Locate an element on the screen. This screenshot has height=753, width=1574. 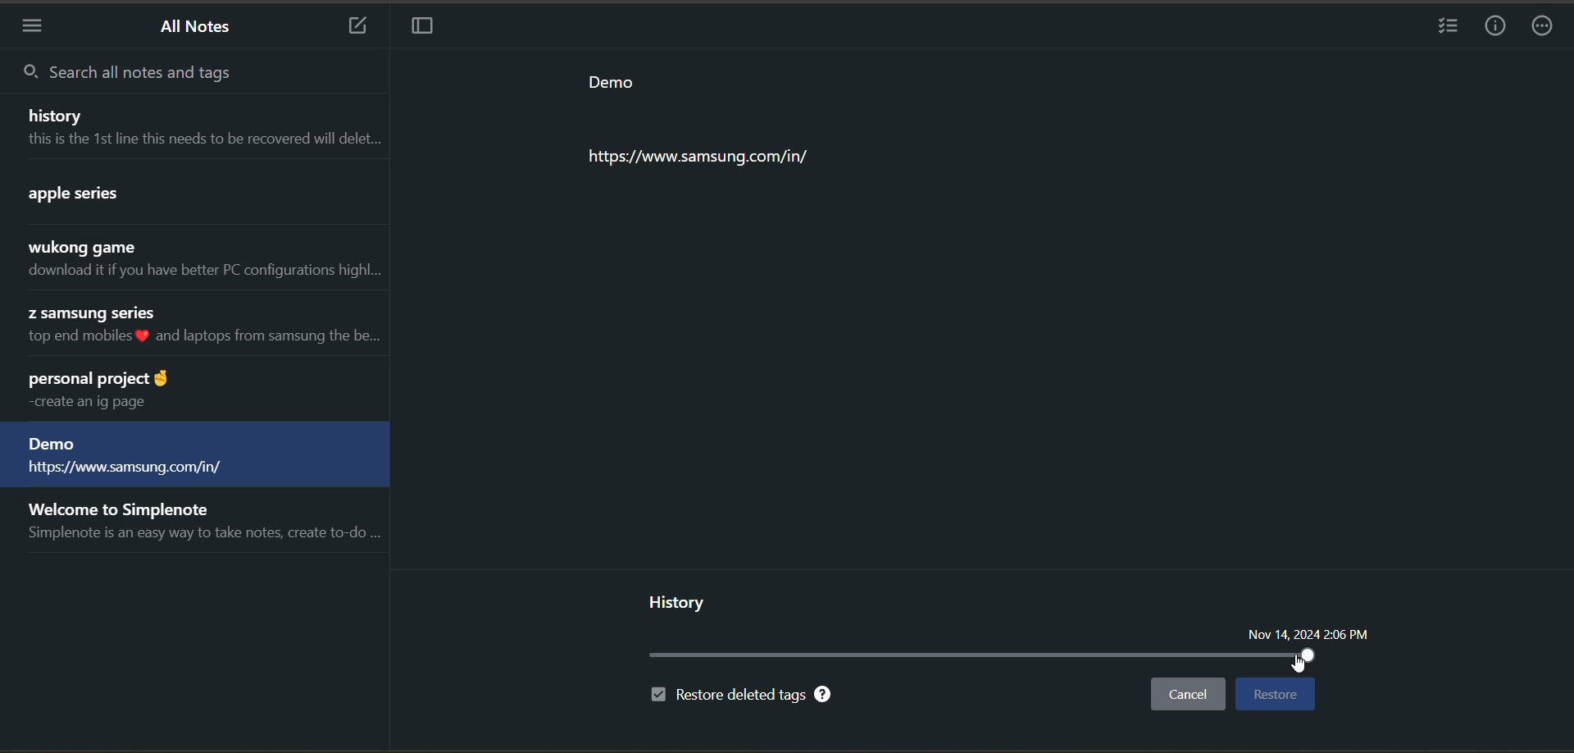
search all notes and tags is located at coordinates (133, 73).